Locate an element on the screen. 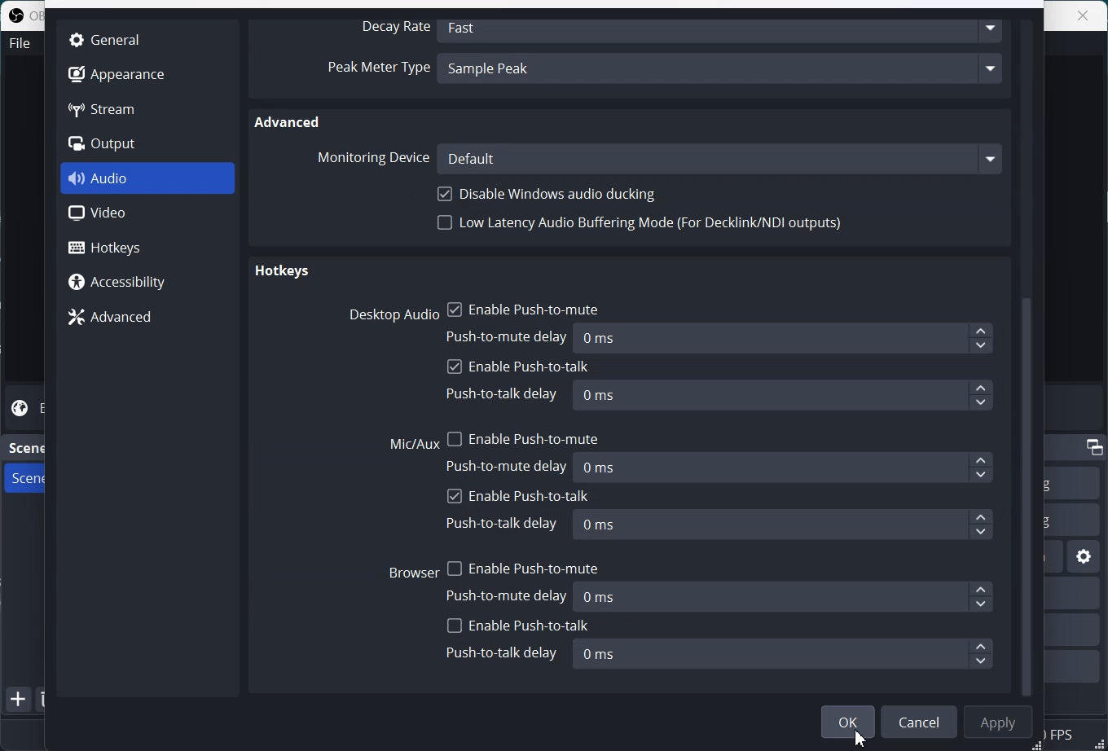  Scroll bar is located at coordinates (1031, 356).